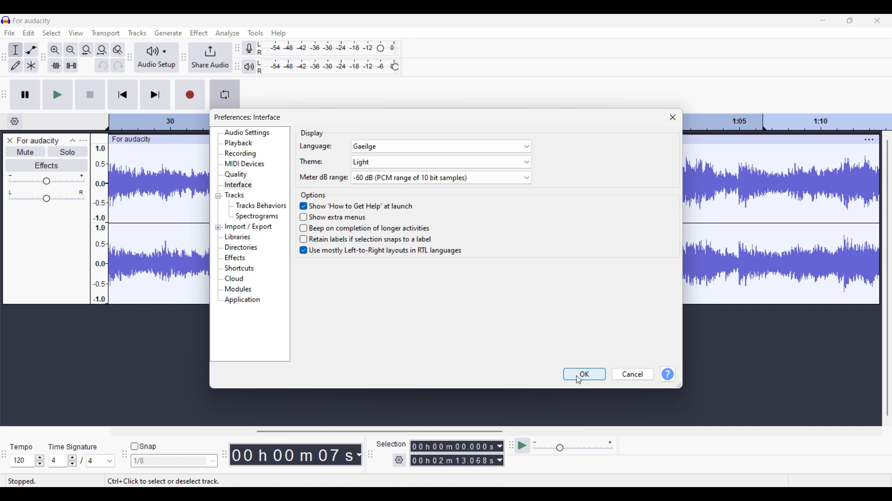  What do you see at coordinates (144, 446) in the screenshot?
I see `Snap toggle` at bounding box center [144, 446].